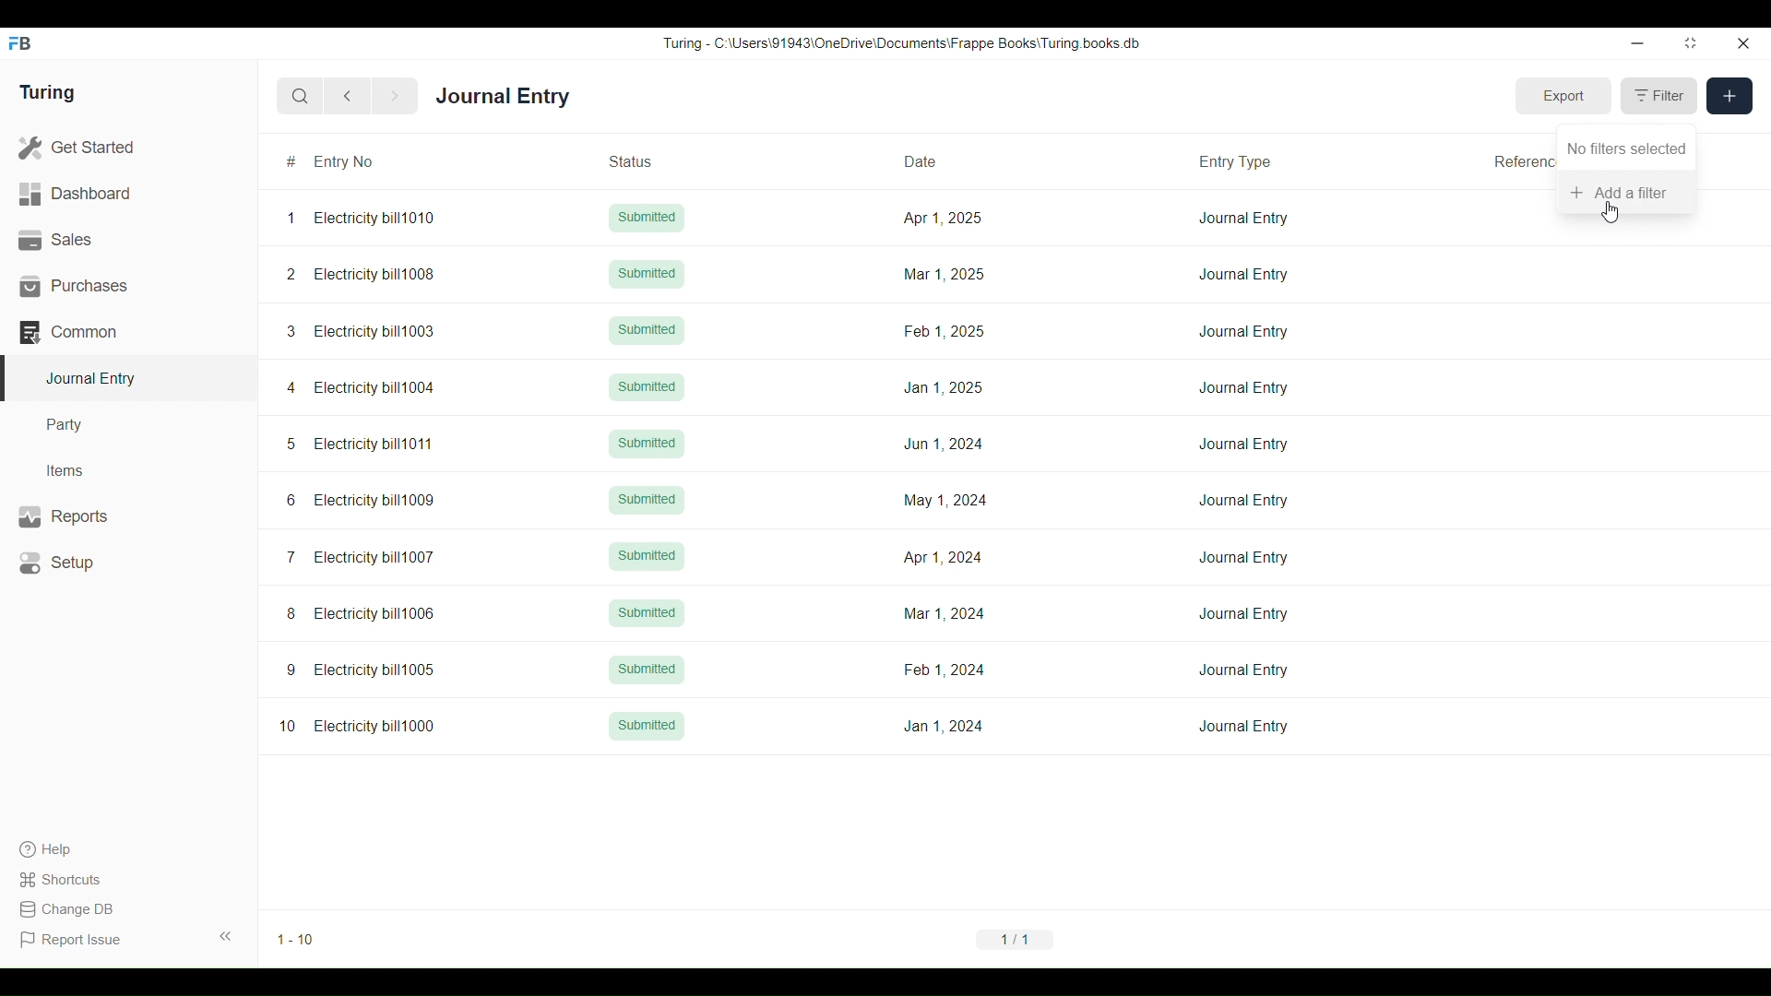 The width and height of the screenshot is (1771, 996). I want to click on Help, so click(69, 849).